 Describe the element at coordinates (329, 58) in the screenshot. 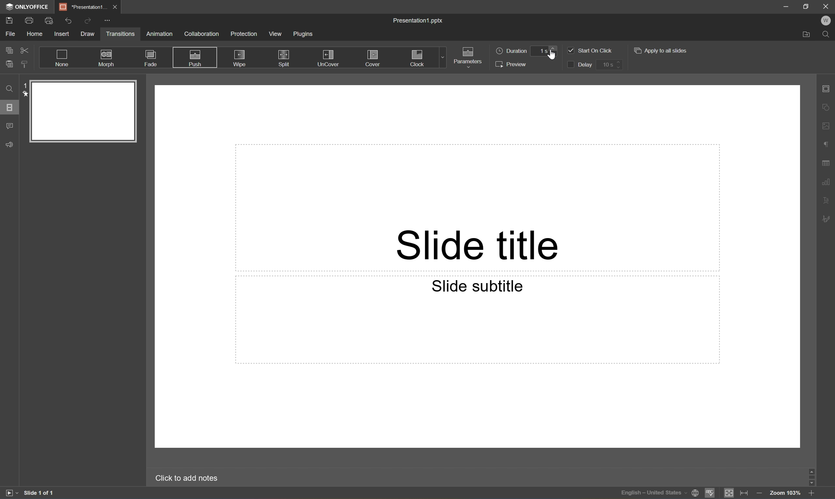

I see `UnCover` at that location.